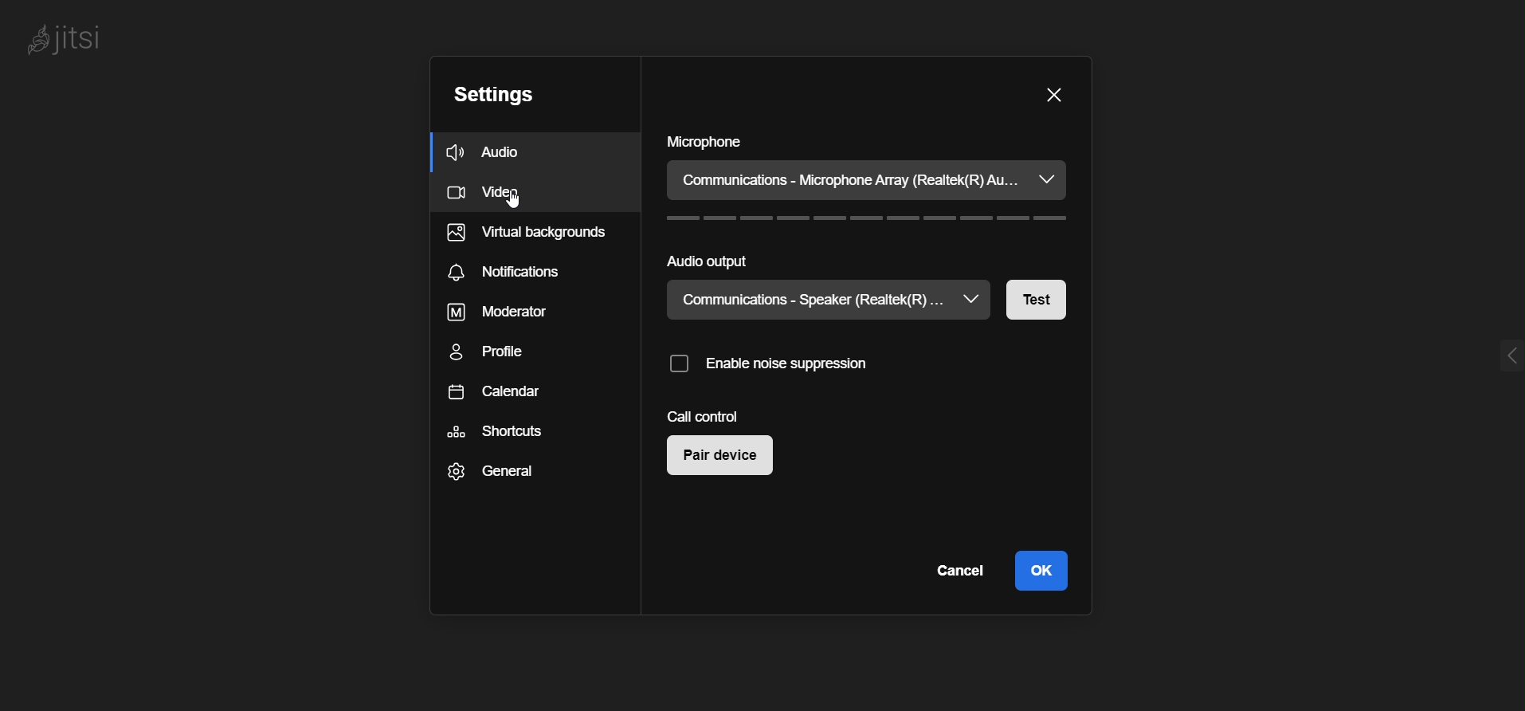 The image size is (1525, 711). What do you see at coordinates (517, 272) in the screenshot?
I see `notifications` at bounding box center [517, 272].